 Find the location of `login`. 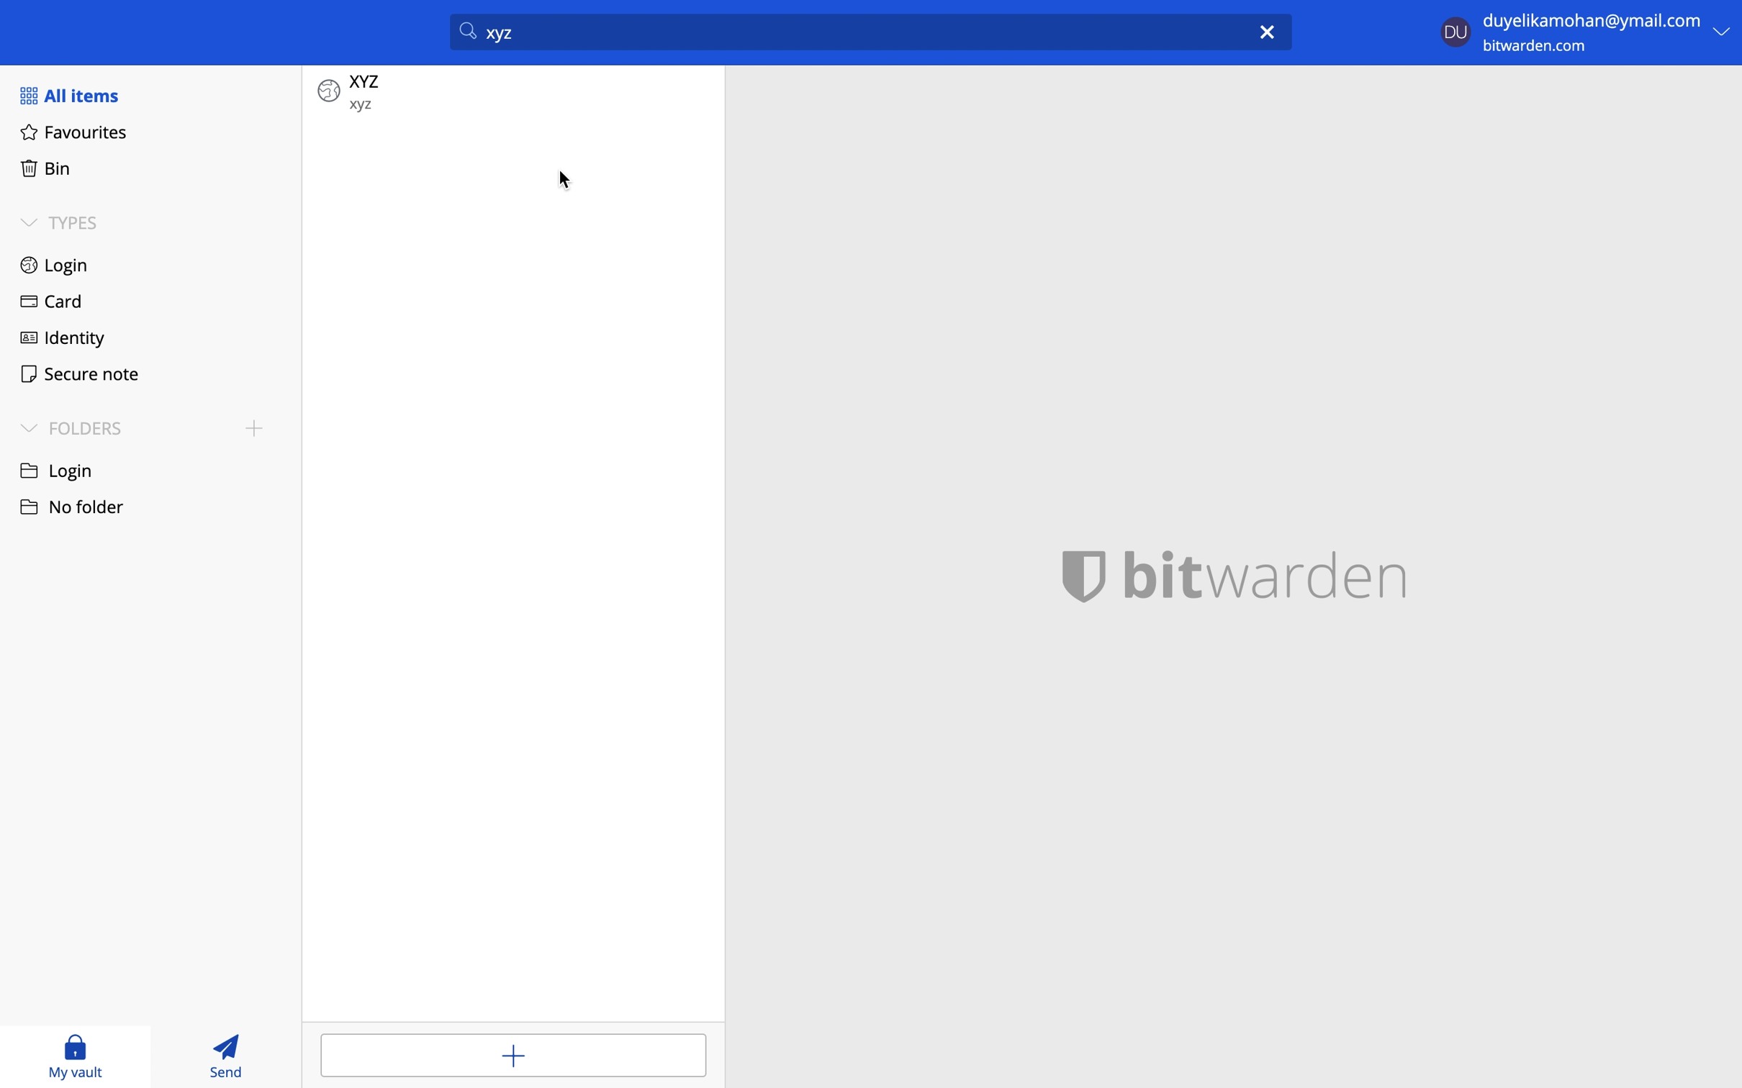

login is located at coordinates (56, 265).